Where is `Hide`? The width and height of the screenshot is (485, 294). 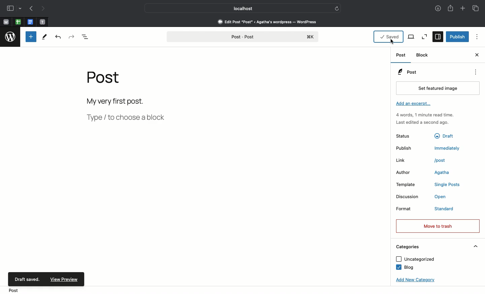 Hide is located at coordinates (476, 246).